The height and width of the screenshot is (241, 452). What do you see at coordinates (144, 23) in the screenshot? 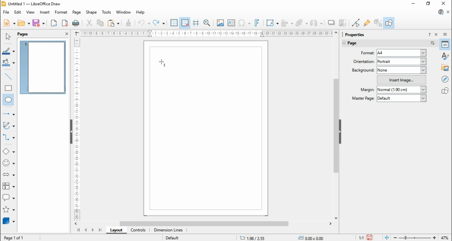
I see `undo` at bounding box center [144, 23].